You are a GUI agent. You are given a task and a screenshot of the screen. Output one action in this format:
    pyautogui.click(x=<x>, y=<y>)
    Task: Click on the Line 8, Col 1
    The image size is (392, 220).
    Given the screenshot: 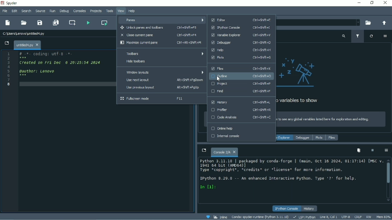 What is the action you would take?
    pyautogui.click(x=329, y=216)
    